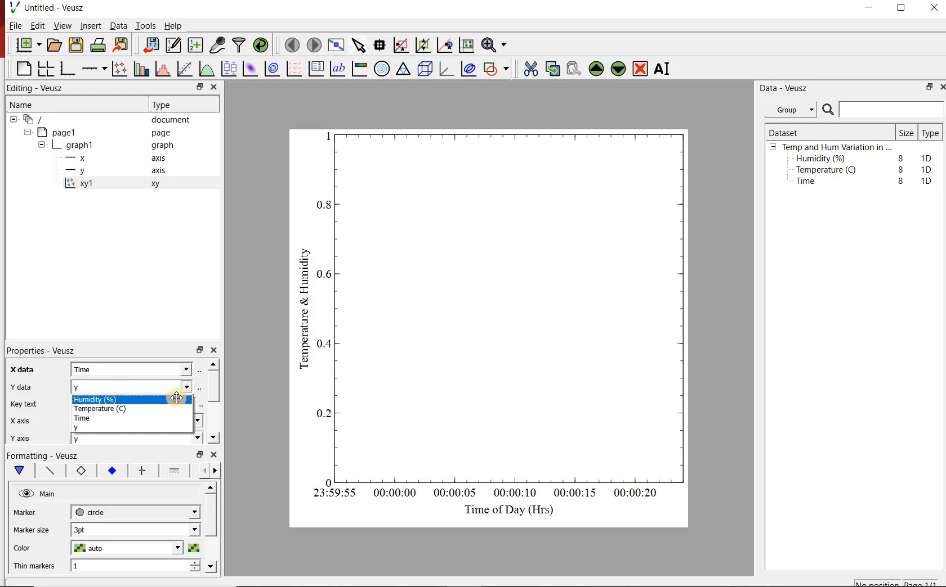 The height and width of the screenshot is (587, 946). What do you see at coordinates (514, 305) in the screenshot?
I see `Graph` at bounding box center [514, 305].